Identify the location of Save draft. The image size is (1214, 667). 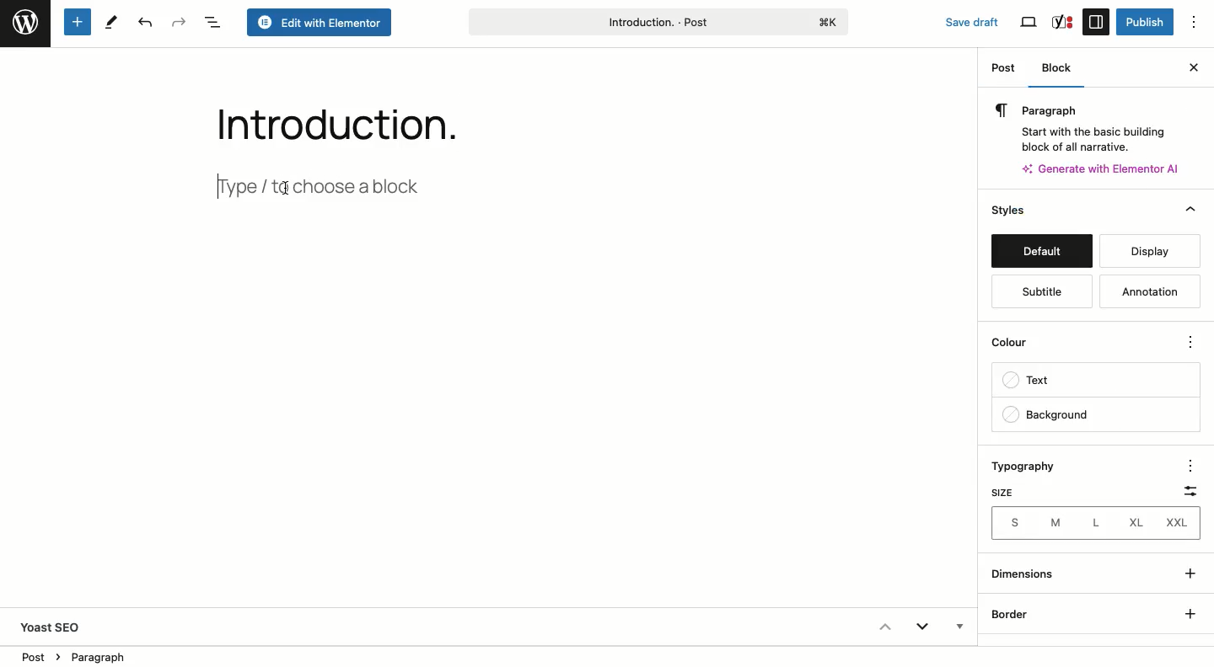
(963, 19).